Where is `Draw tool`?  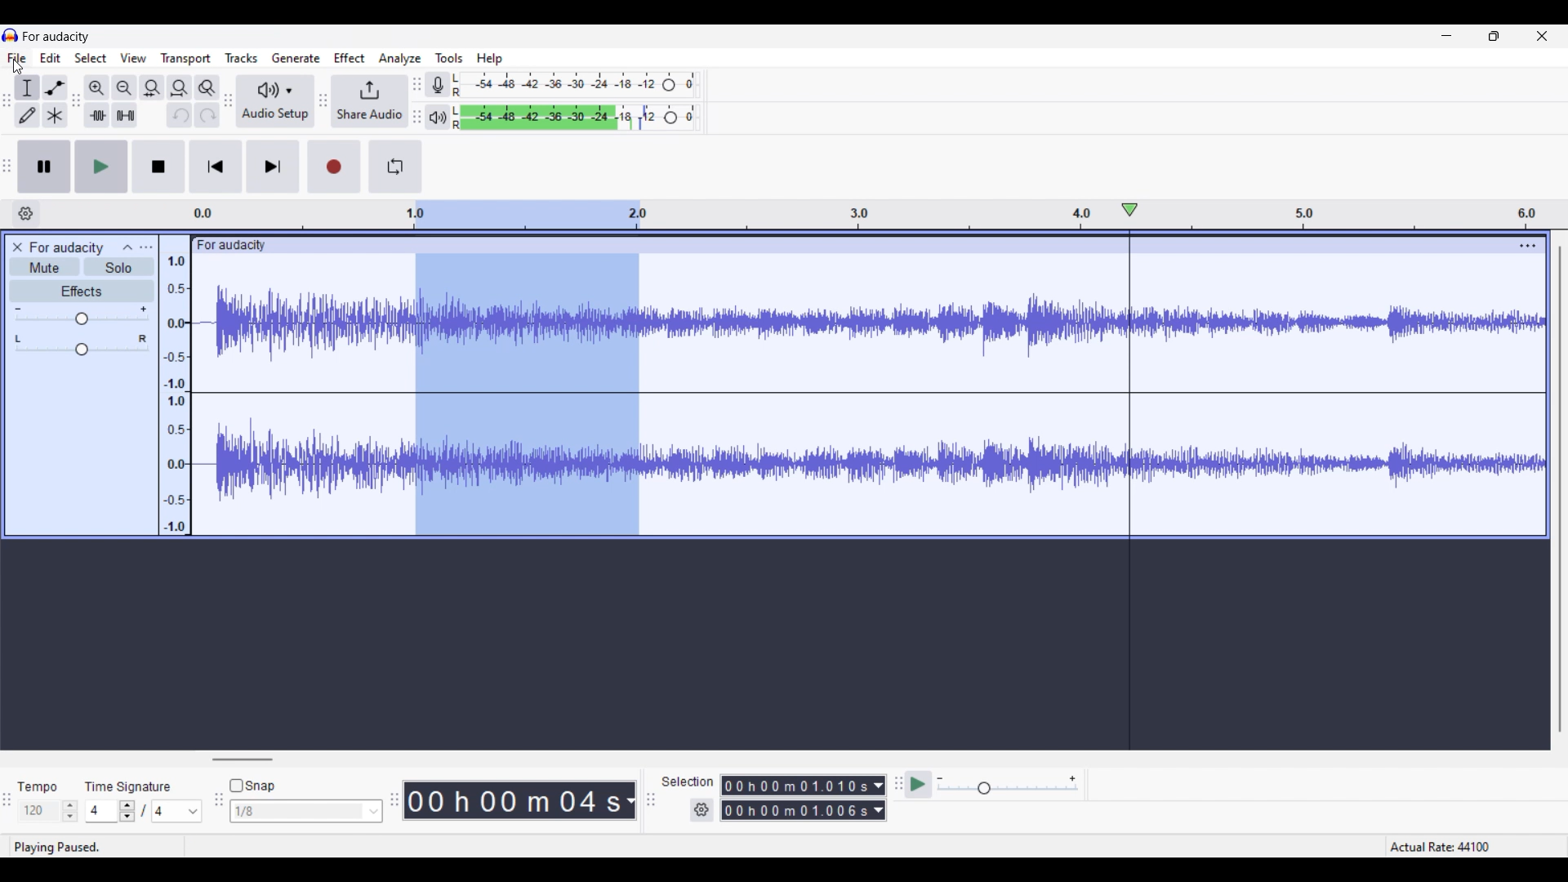
Draw tool is located at coordinates (28, 115).